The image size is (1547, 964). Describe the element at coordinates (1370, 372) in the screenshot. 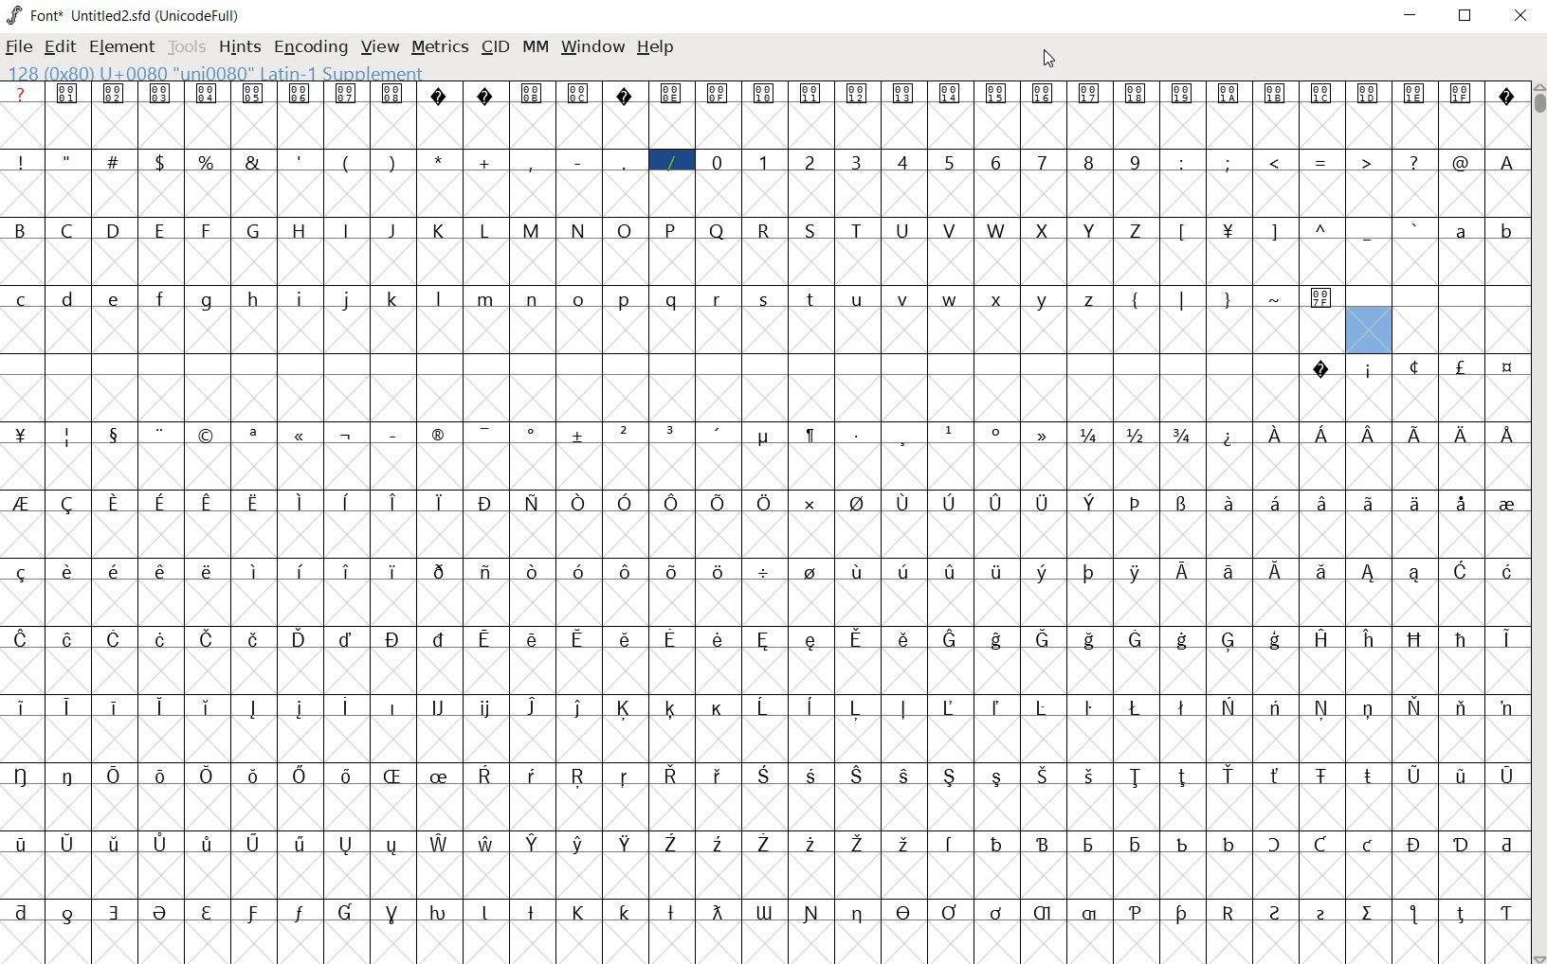

I see `glyph` at that location.